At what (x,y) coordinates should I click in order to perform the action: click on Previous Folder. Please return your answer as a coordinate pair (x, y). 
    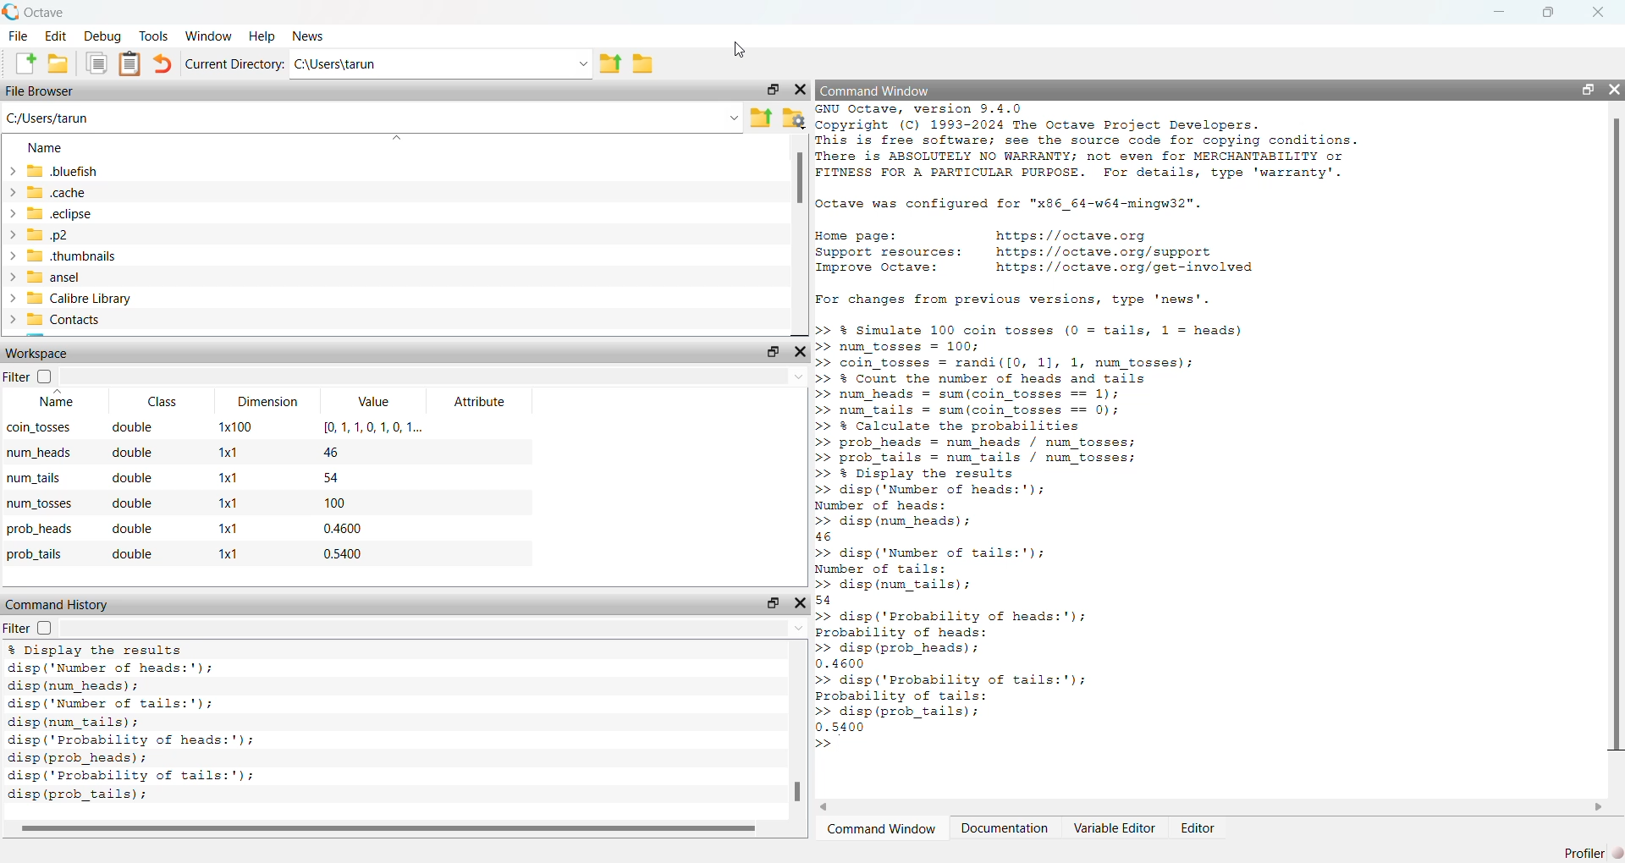
    Looking at the image, I should click on (758, 119).